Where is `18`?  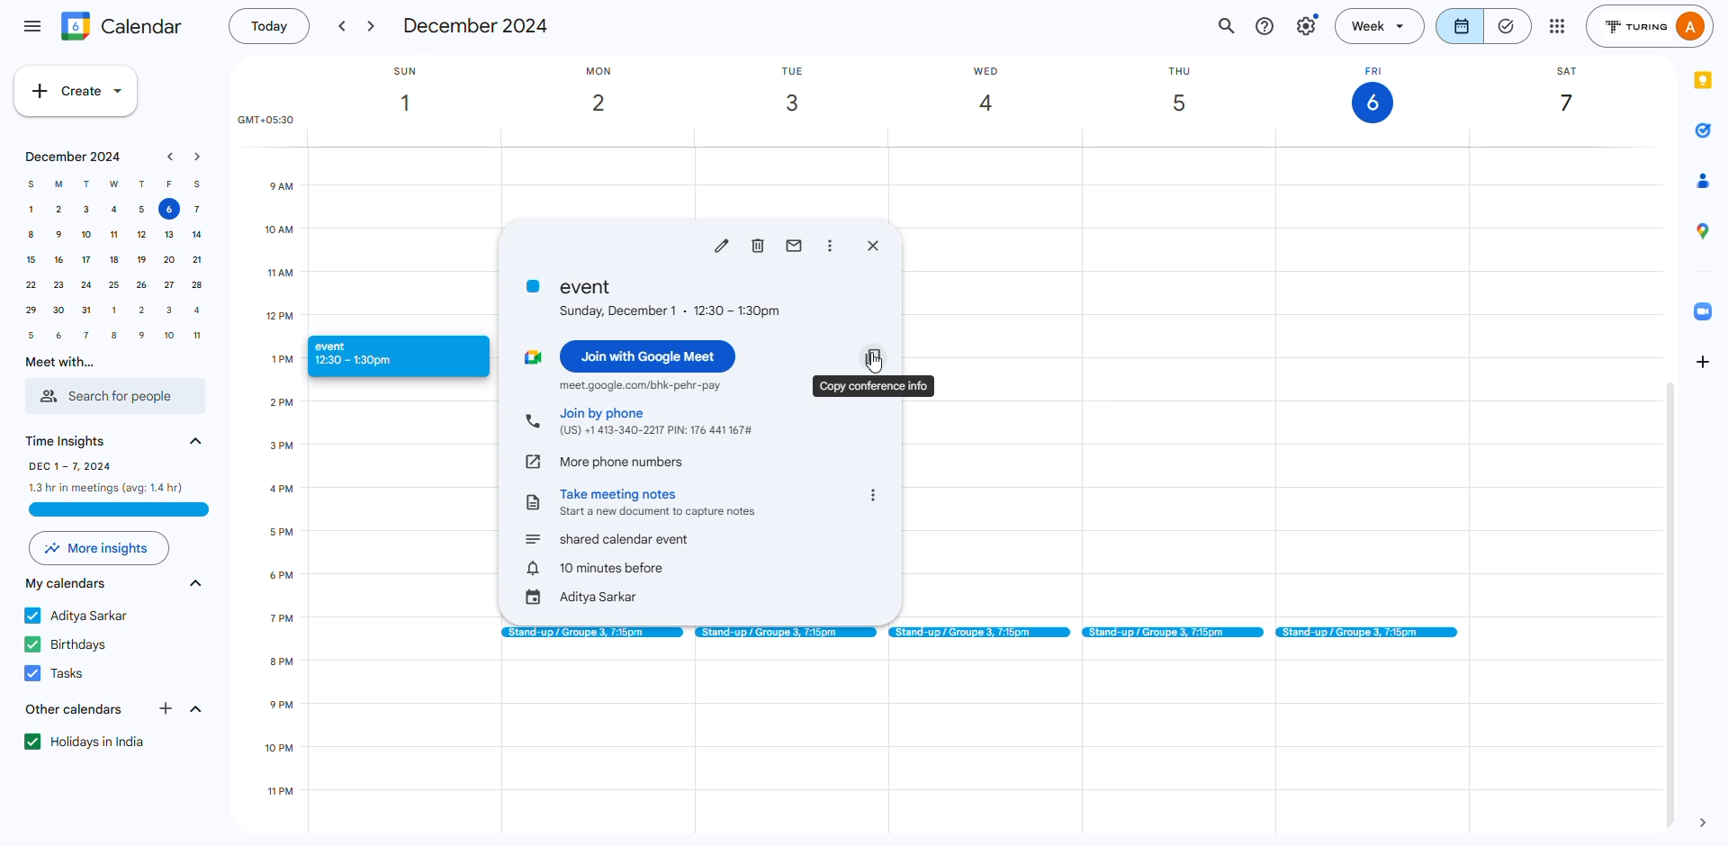
18 is located at coordinates (112, 262).